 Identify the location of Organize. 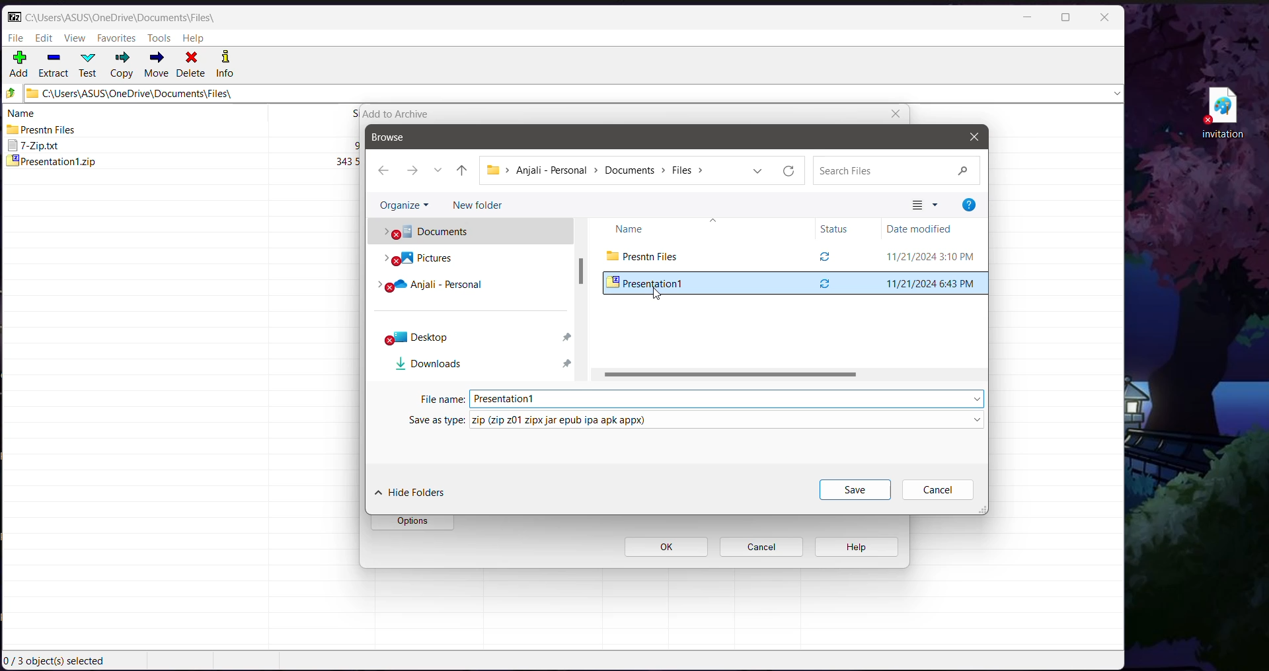
(406, 205).